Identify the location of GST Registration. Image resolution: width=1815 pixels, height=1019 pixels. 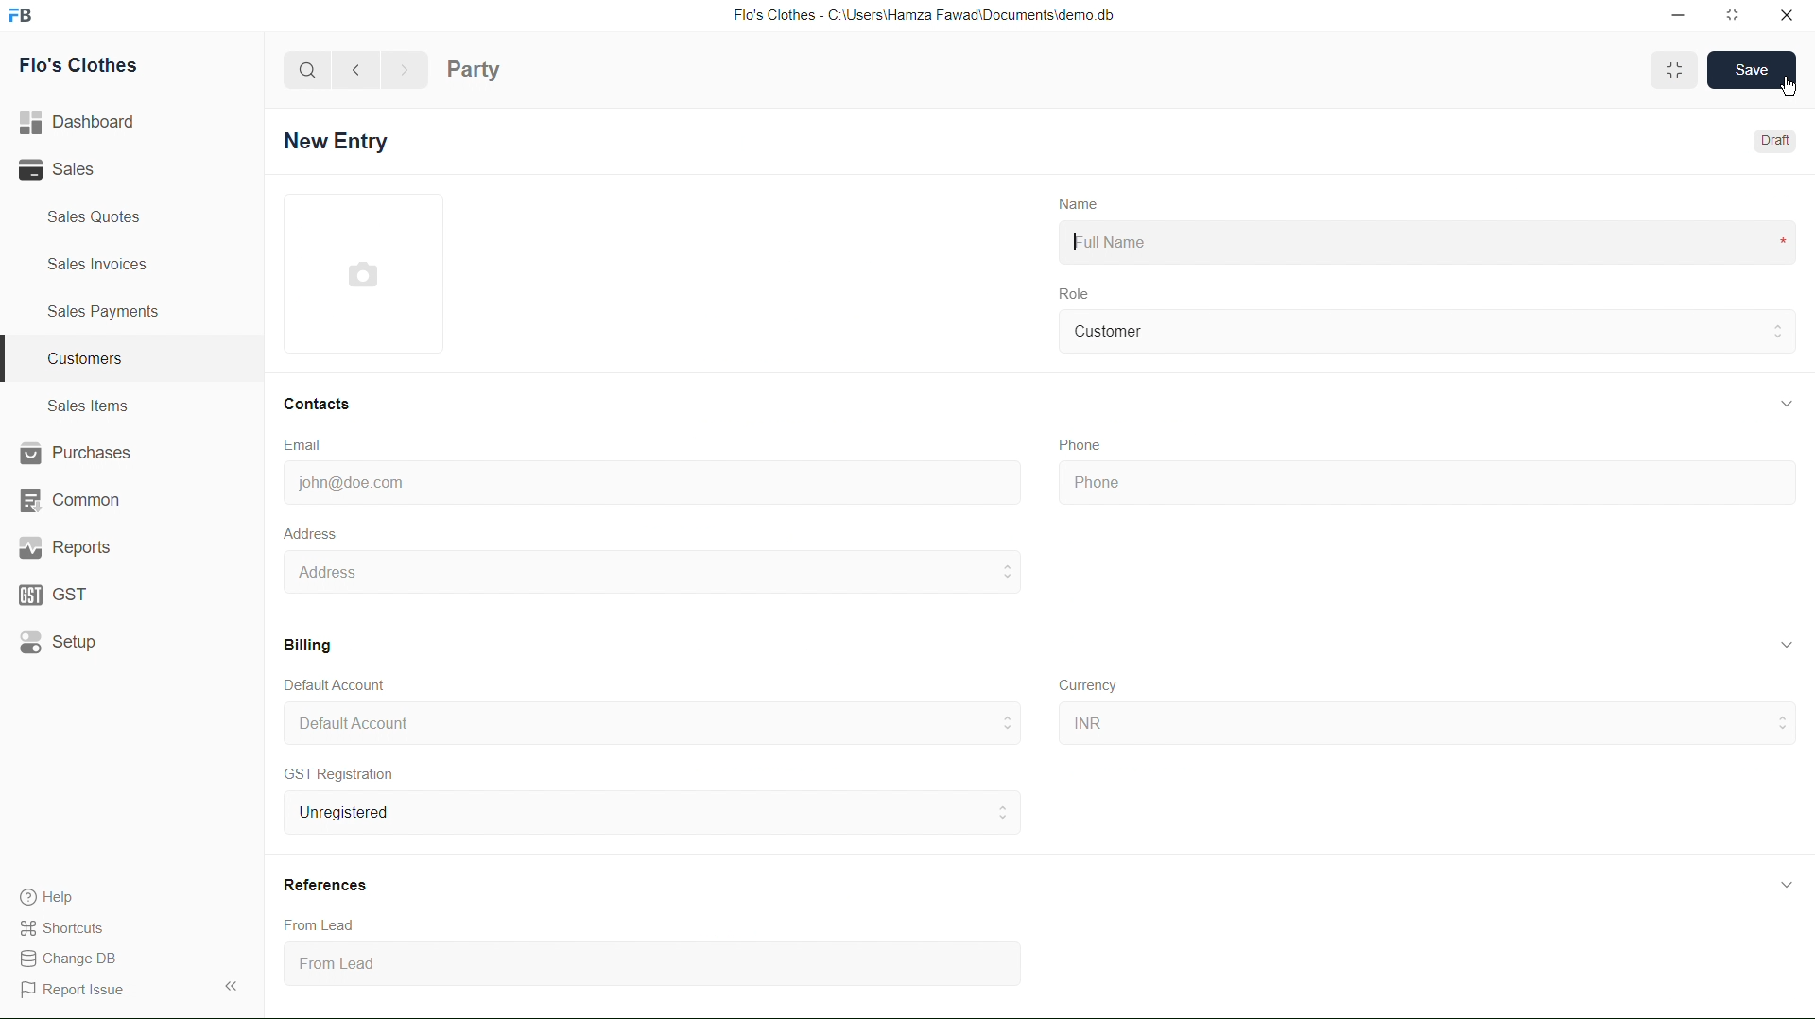
(341, 774).